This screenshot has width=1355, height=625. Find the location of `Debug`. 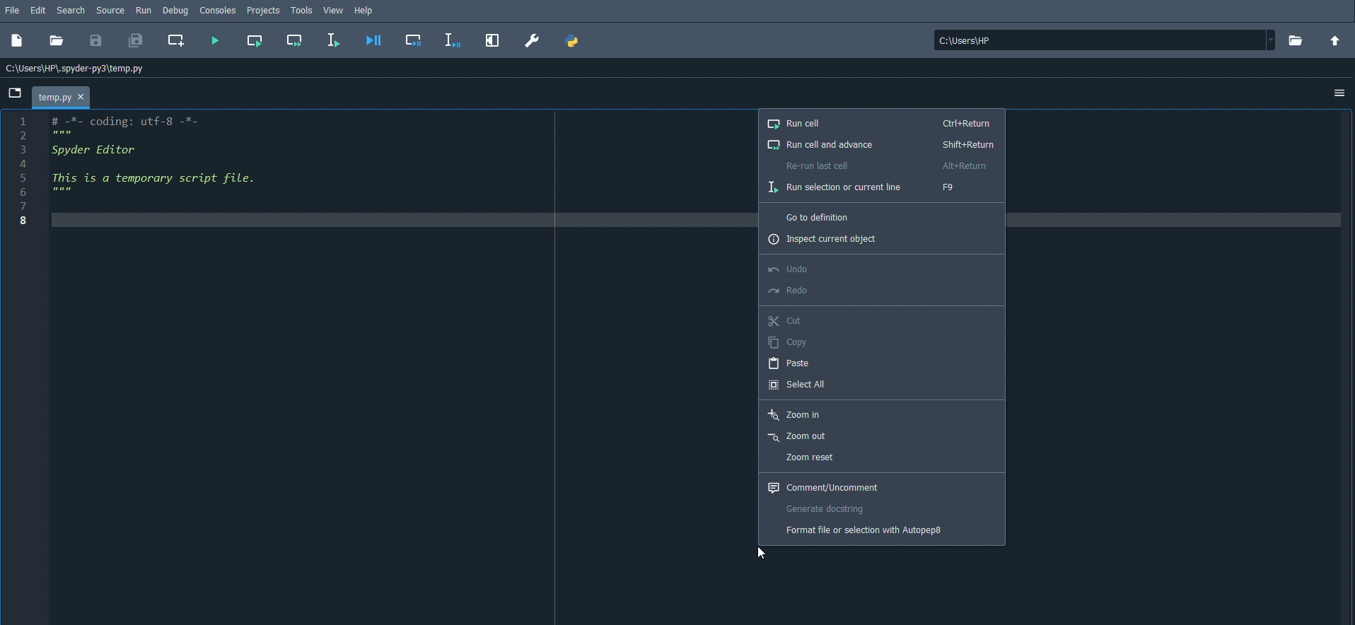

Debug is located at coordinates (178, 10).